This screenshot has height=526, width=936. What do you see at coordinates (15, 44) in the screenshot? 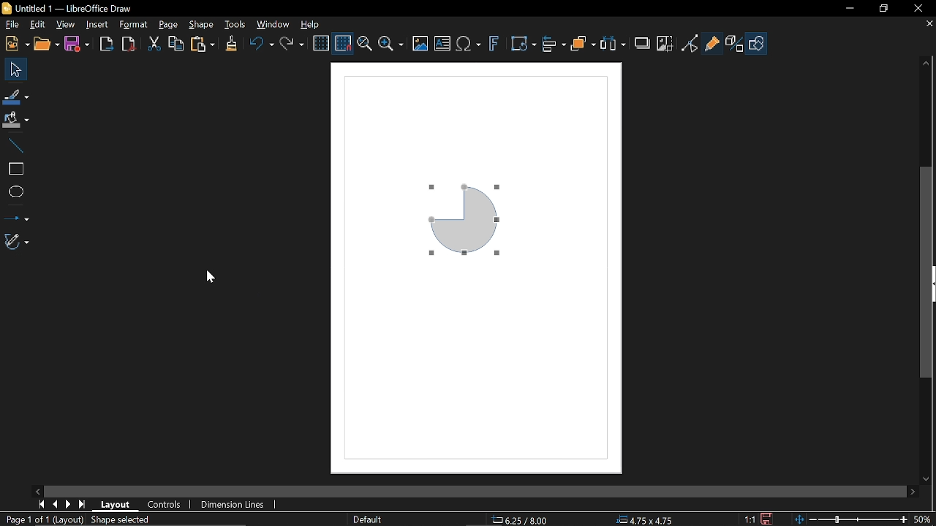
I see `new` at bounding box center [15, 44].